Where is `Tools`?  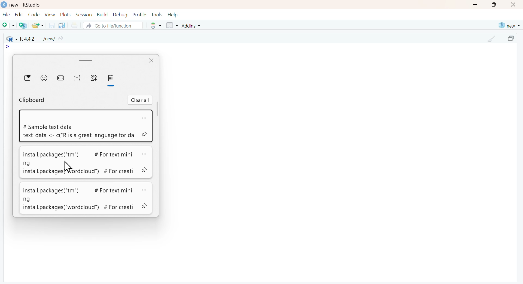
Tools is located at coordinates (158, 15).